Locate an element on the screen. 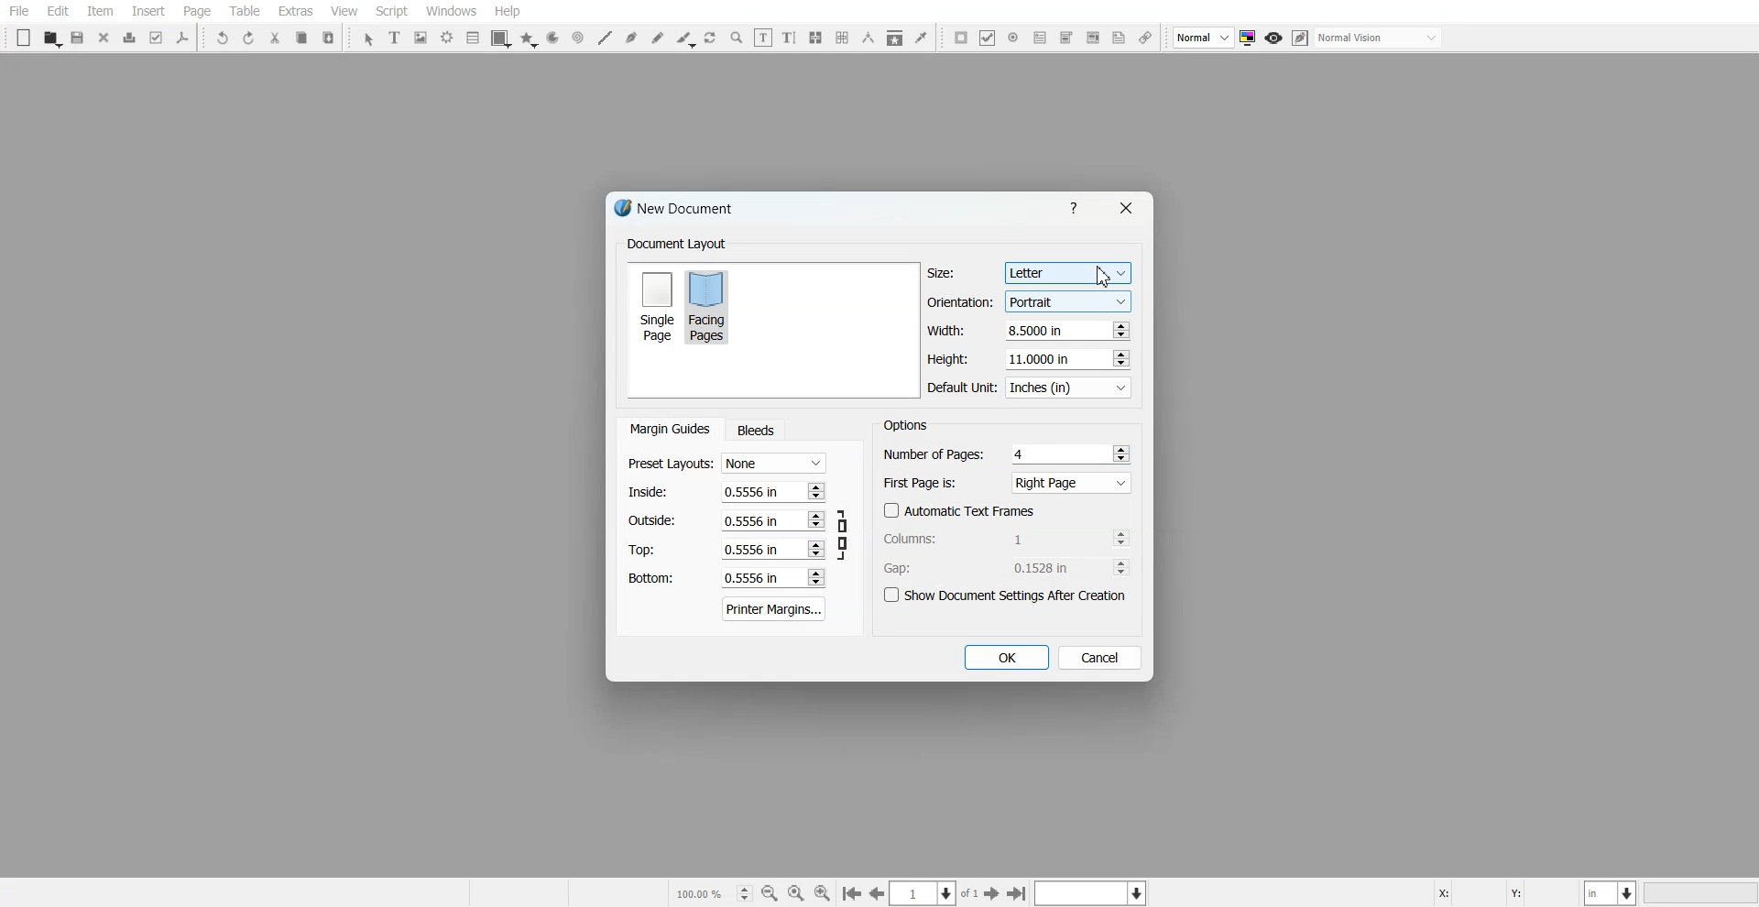  0.5556 in is located at coordinates (750, 490).